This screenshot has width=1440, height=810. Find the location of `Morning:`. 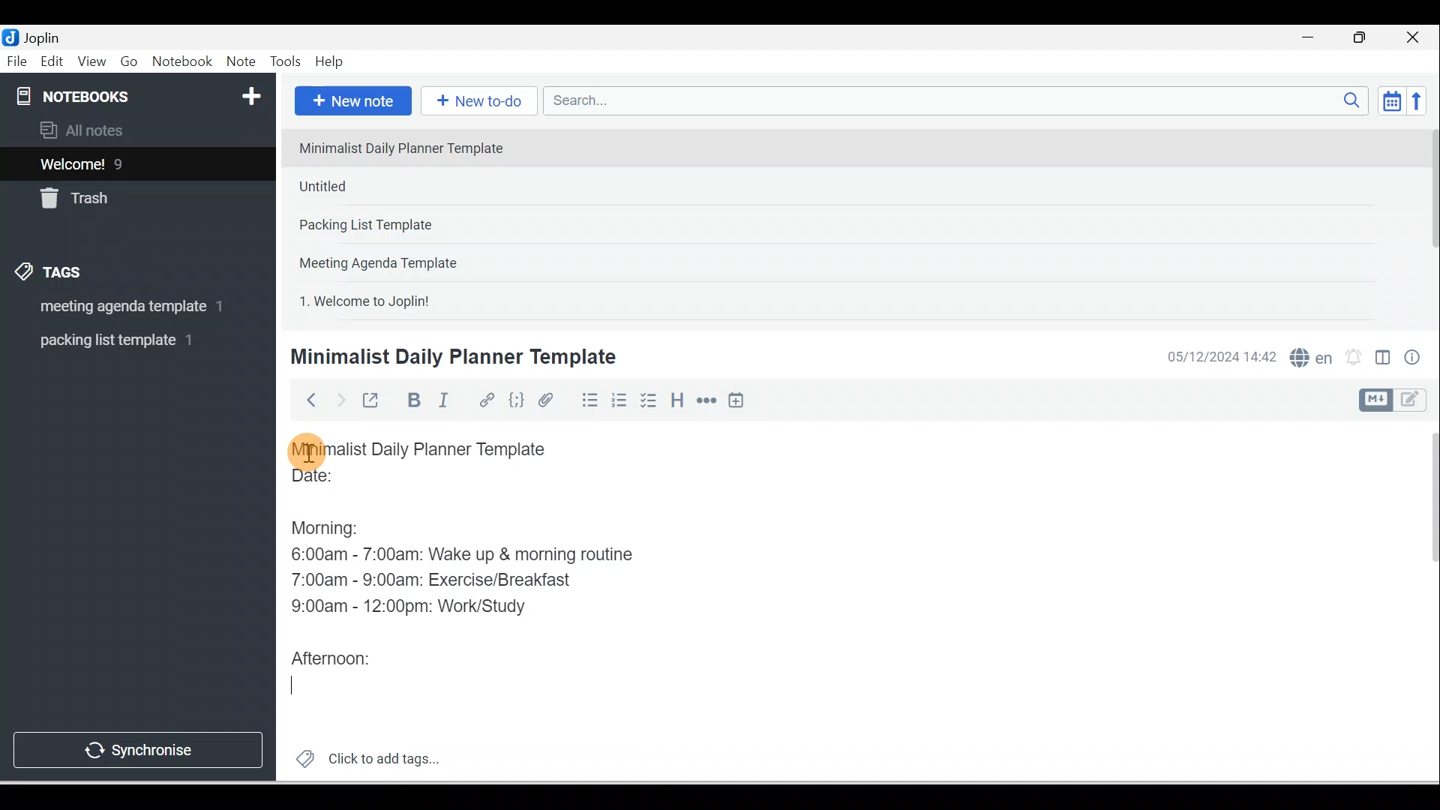

Morning: is located at coordinates (336, 524).